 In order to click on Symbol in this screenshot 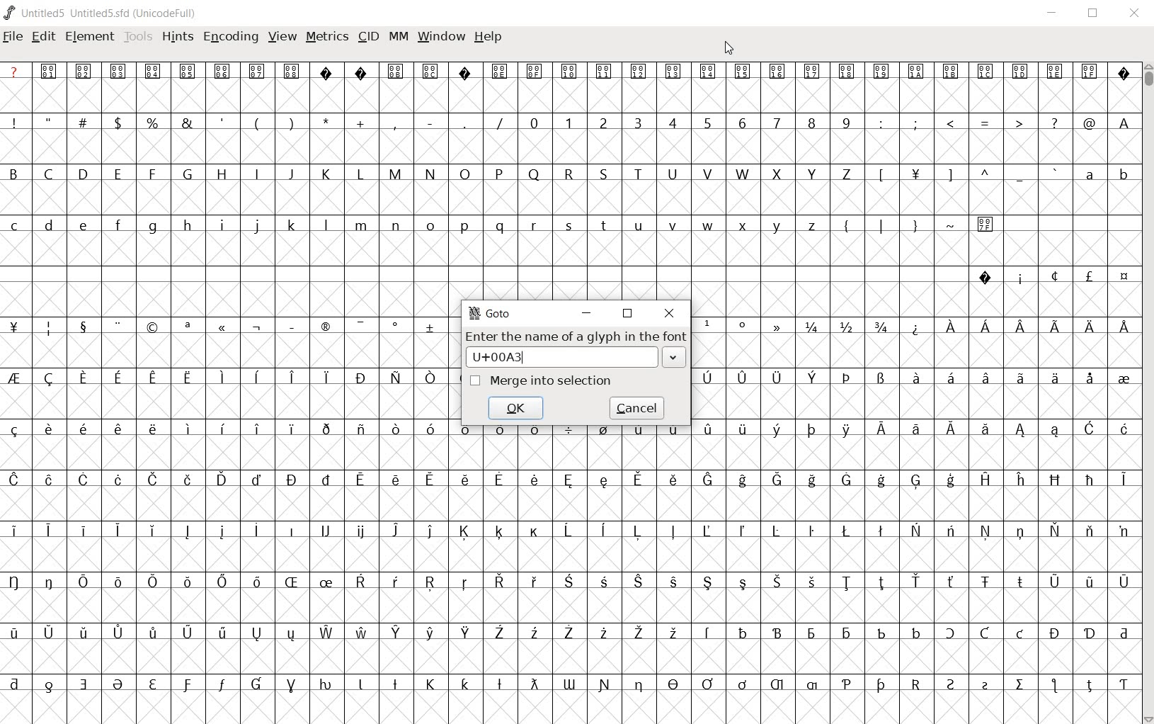, I will do `click(569, 633)`.